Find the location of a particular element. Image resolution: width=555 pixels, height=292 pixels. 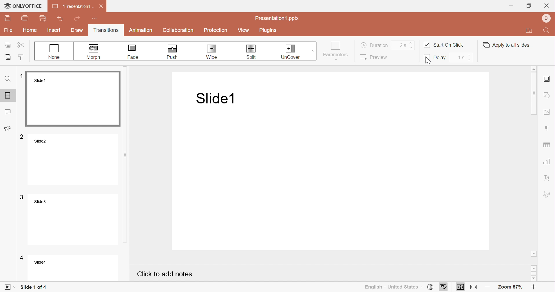

Scroll down is located at coordinates (534, 253).